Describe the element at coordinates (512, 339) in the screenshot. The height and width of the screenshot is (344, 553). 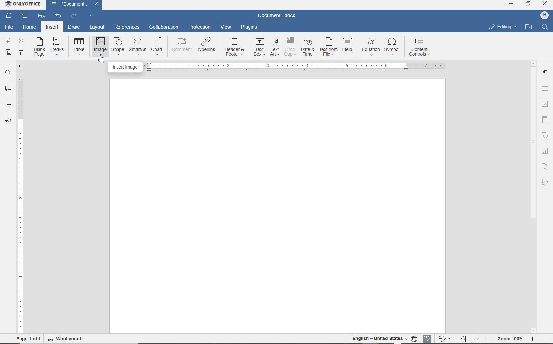
I see `- zoom 100% +(zoom out or zoom in)` at that location.